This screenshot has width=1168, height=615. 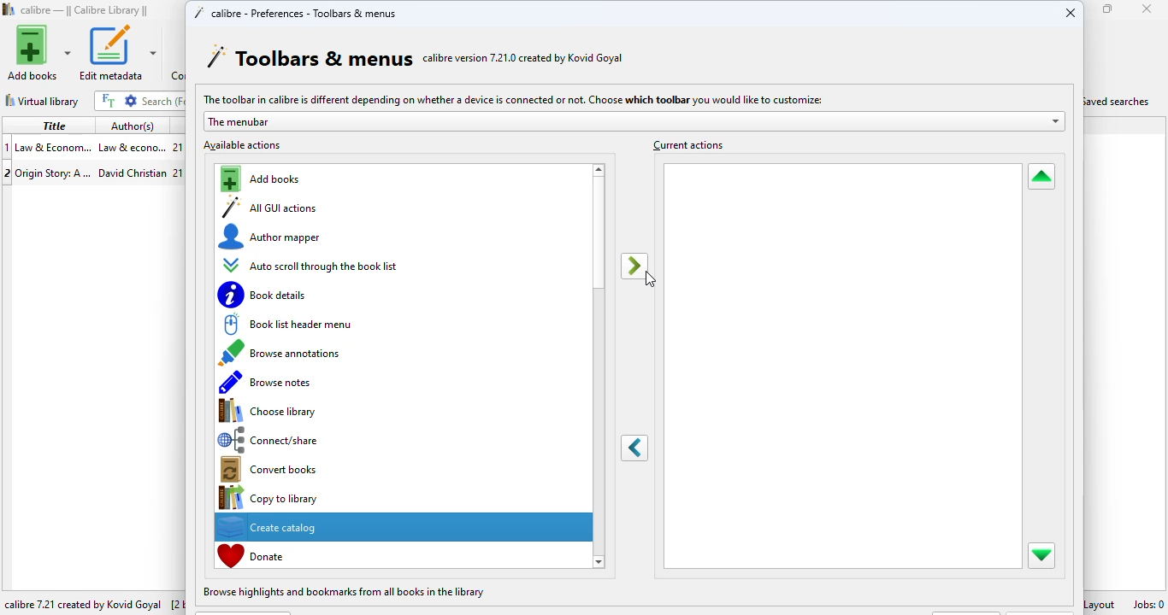 I want to click on close, so click(x=1147, y=9).